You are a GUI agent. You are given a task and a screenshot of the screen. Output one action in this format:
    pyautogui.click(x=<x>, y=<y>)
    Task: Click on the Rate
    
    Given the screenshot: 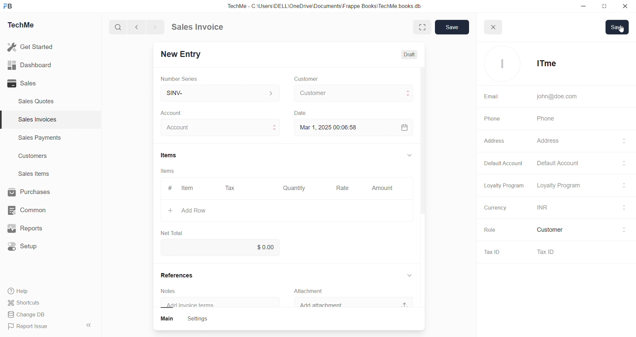 What is the action you would take?
    pyautogui.click(x=341, y=186)
    